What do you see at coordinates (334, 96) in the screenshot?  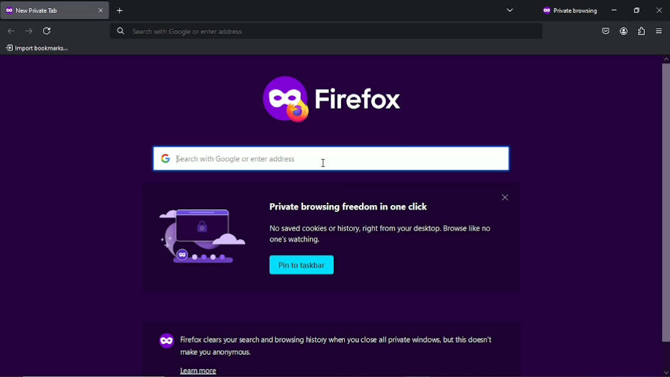 I see `firefox` at bounding box center [334, 96].